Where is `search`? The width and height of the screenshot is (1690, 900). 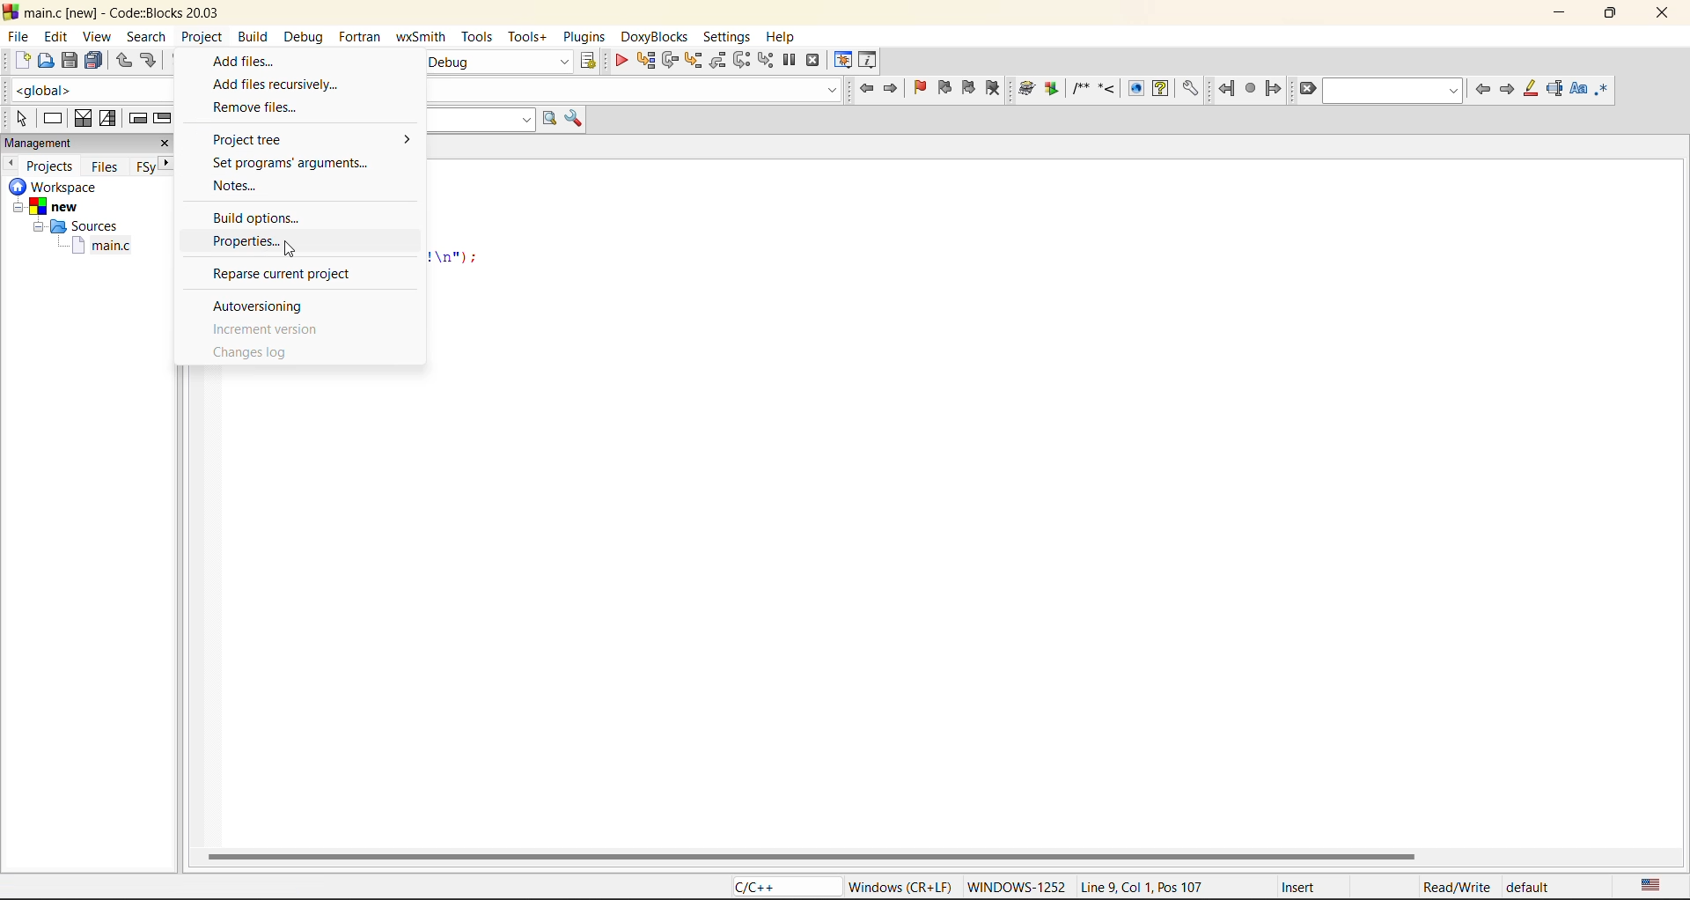 search is located at coordinates (147, 37).